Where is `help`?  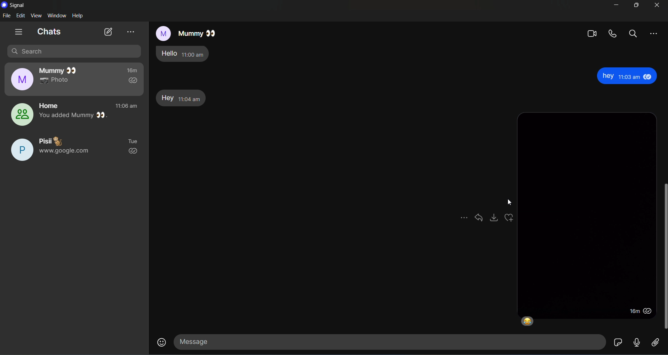 help is located at coordinates (79, 16).